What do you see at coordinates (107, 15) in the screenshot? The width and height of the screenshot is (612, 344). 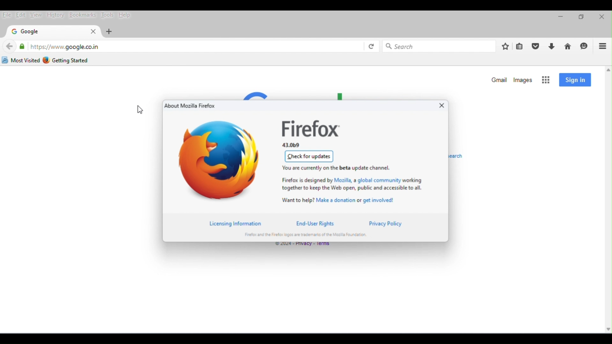 I see `tools` at bounding box center [107, 15].